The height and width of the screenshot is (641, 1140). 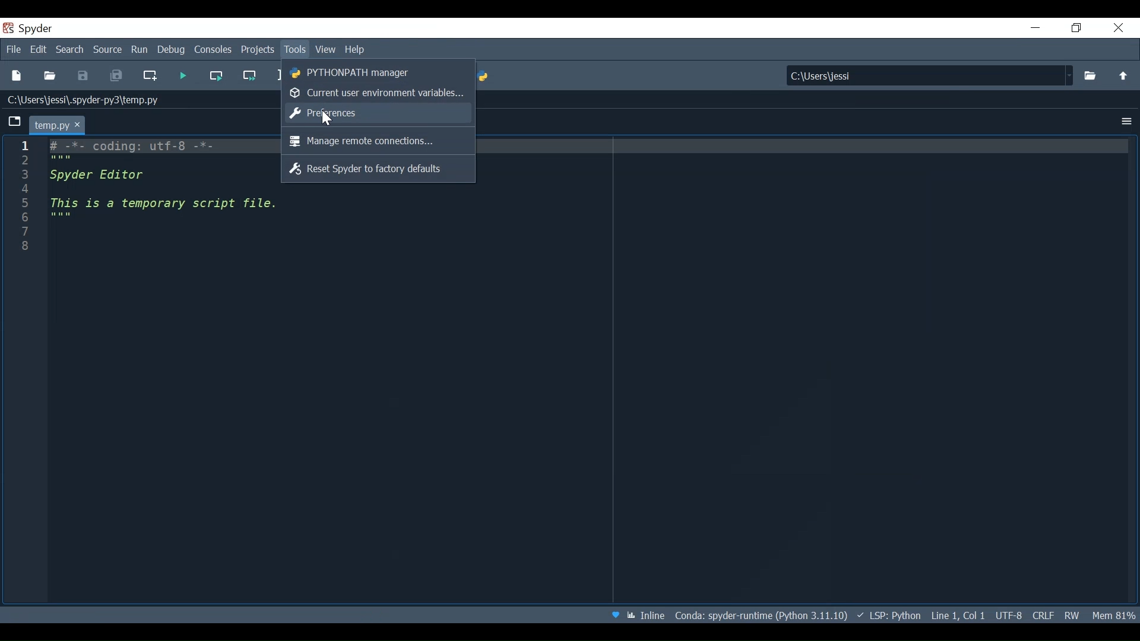 I want to click on Debug, so click(x=172, y=50).